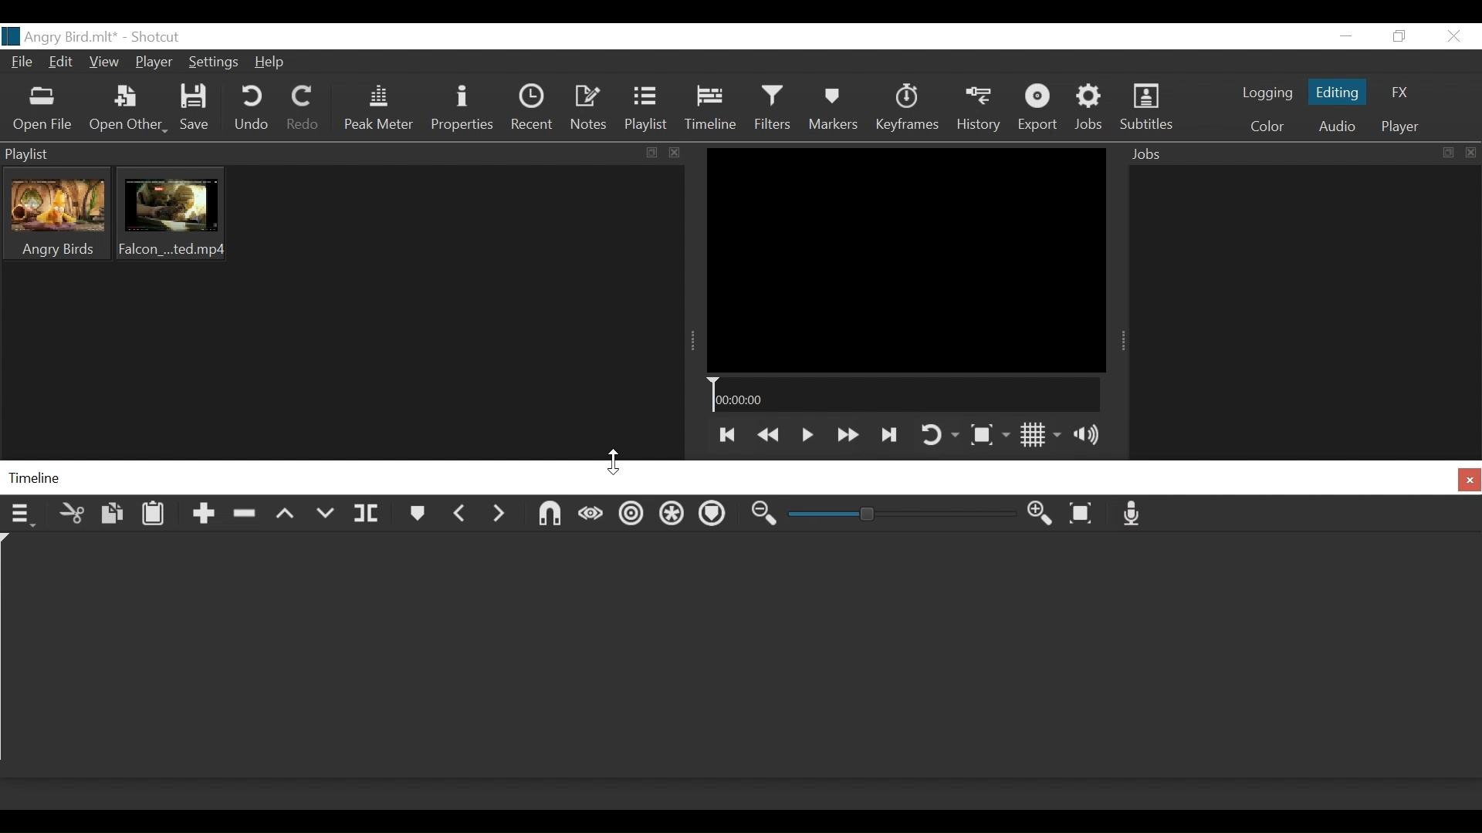  I want to click on Jobs, so click(1094, 108).